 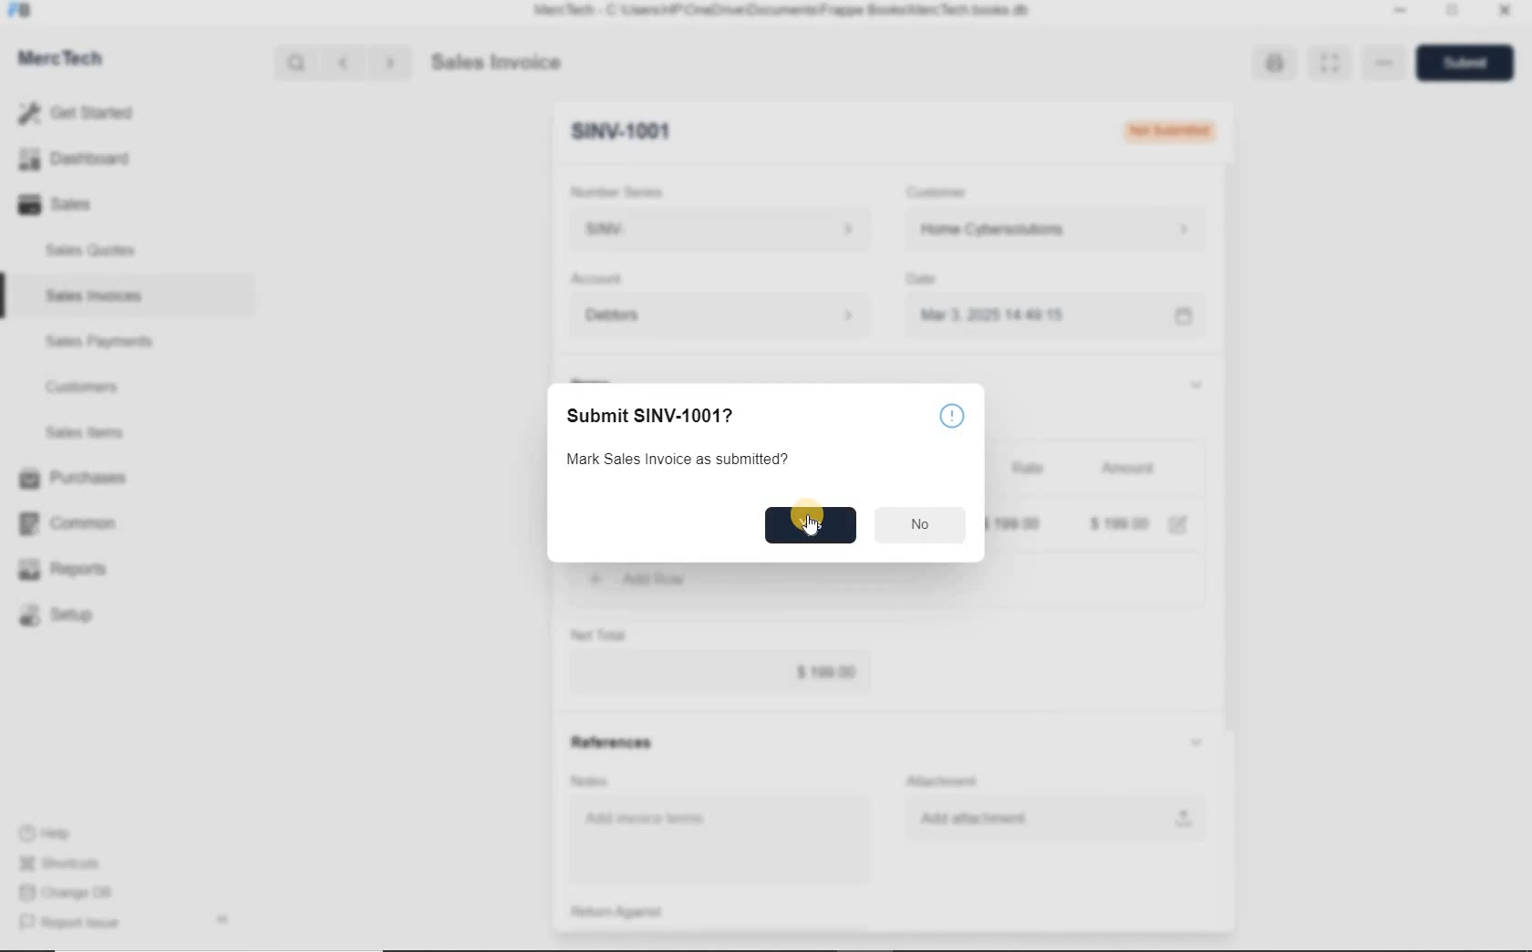 I want to click on Minimize, so click(x=1400, y=13).